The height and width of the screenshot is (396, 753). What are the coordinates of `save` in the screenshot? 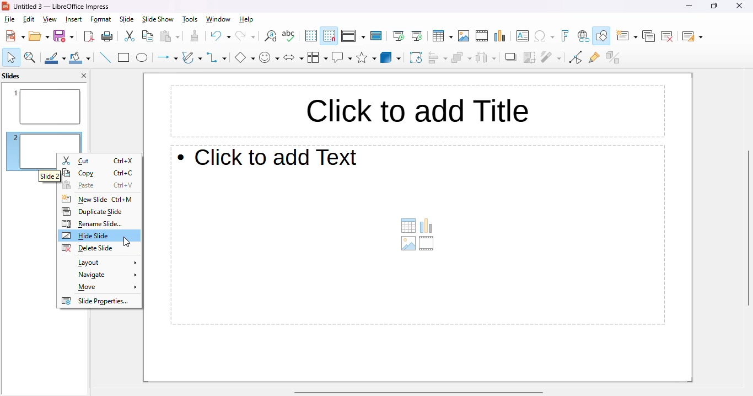 It's located at (63, 36).